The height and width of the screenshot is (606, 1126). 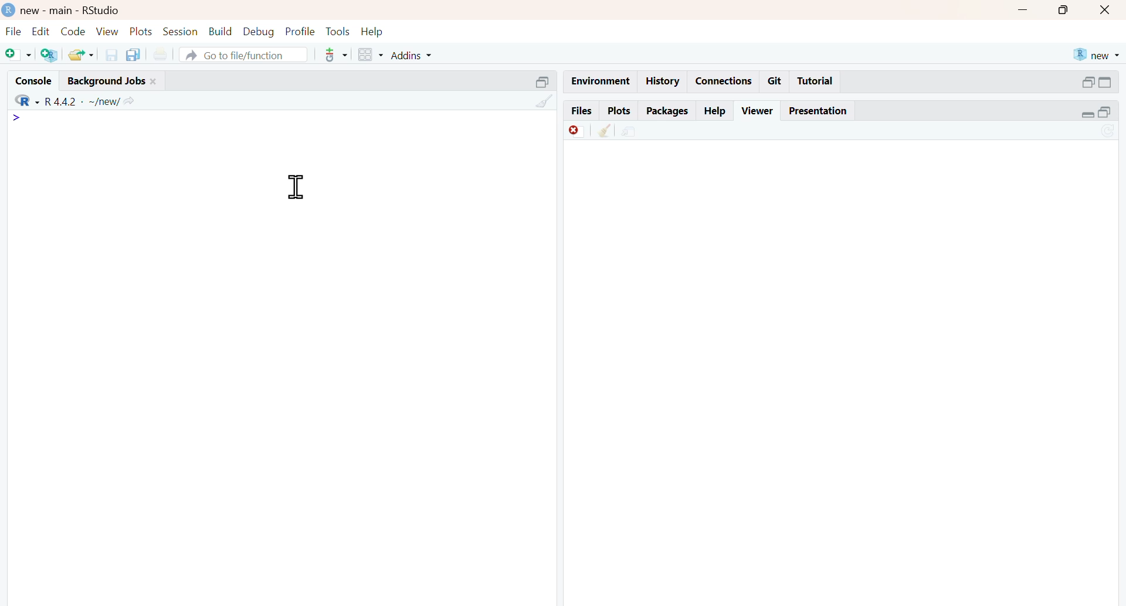 What do you see at coordinates (1104, 82) in the screenshot?
I see `open in separate windowCollapse /expand` at bounding box center [1104, 82].